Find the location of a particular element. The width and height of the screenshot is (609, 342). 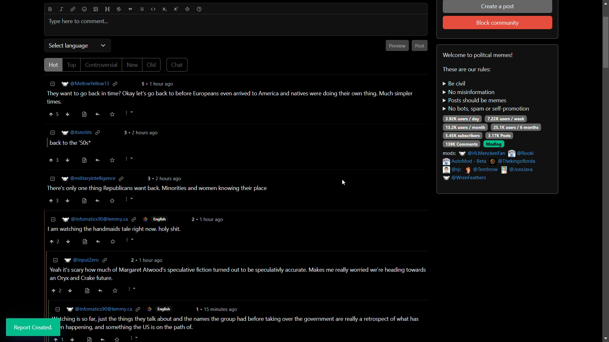

comment-4 is located at coordinates (134, 231).